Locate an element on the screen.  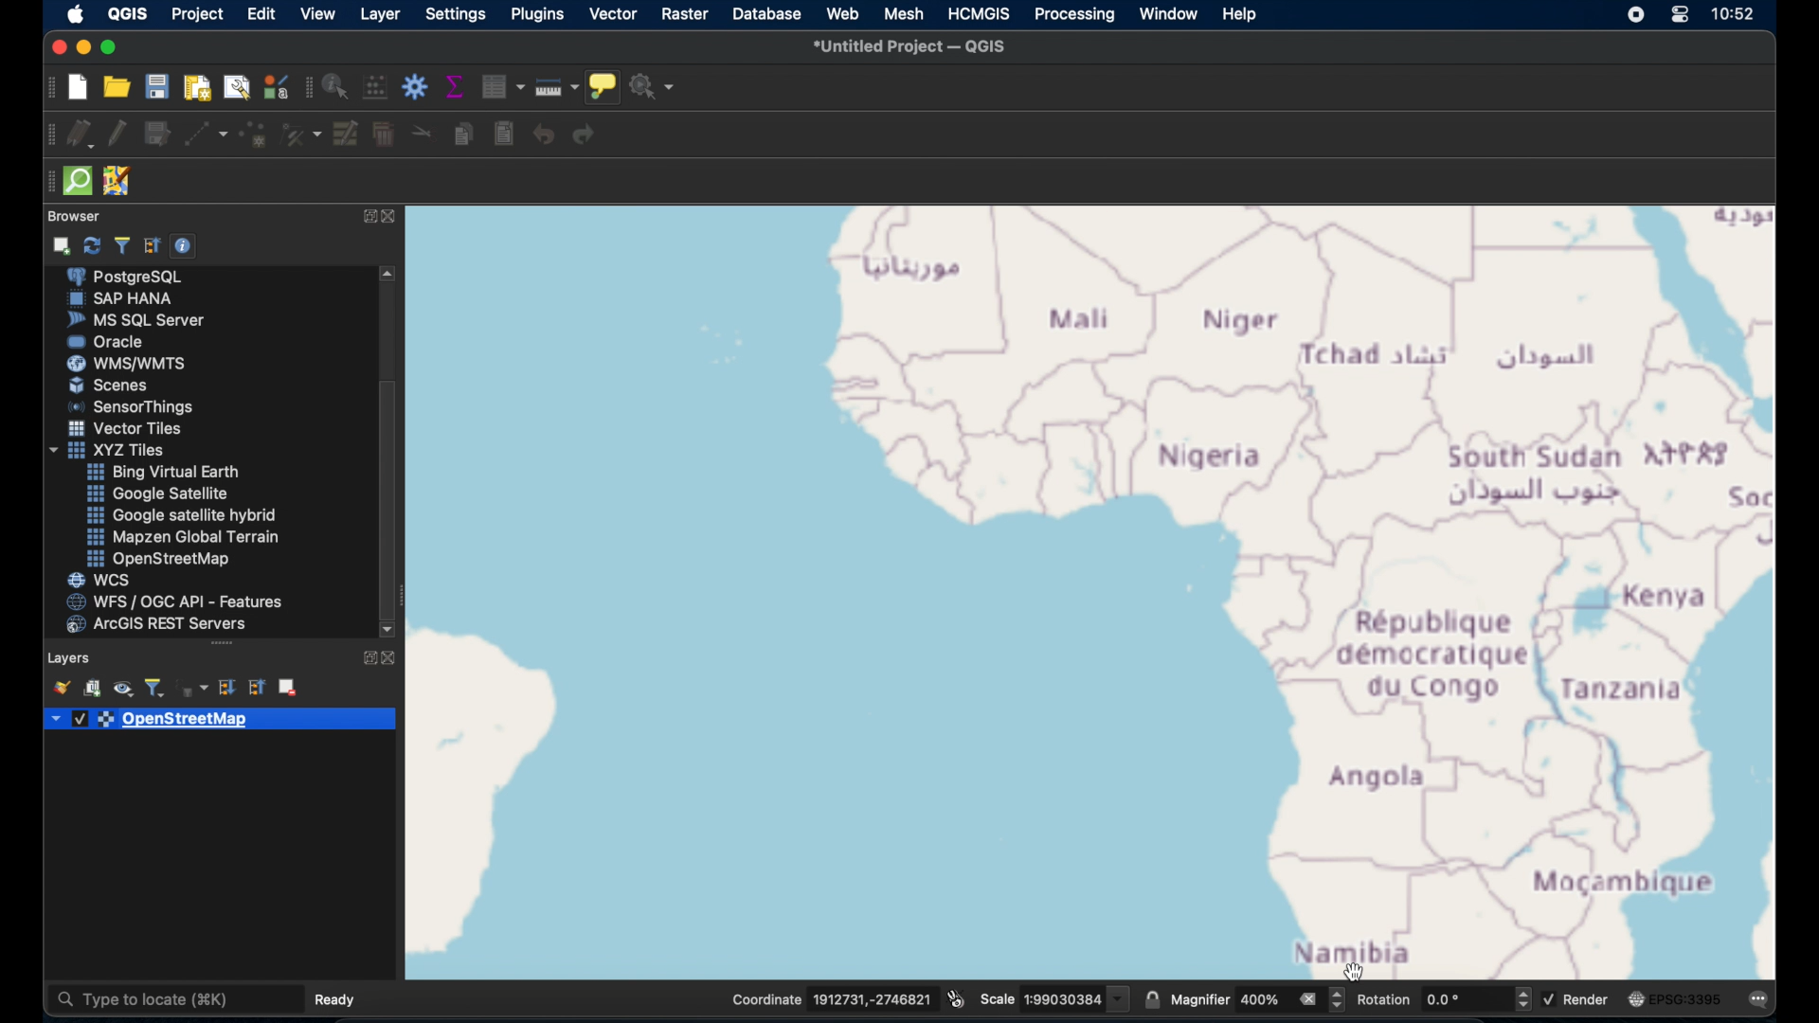
manage map themes is located at coordinates (122, 688).